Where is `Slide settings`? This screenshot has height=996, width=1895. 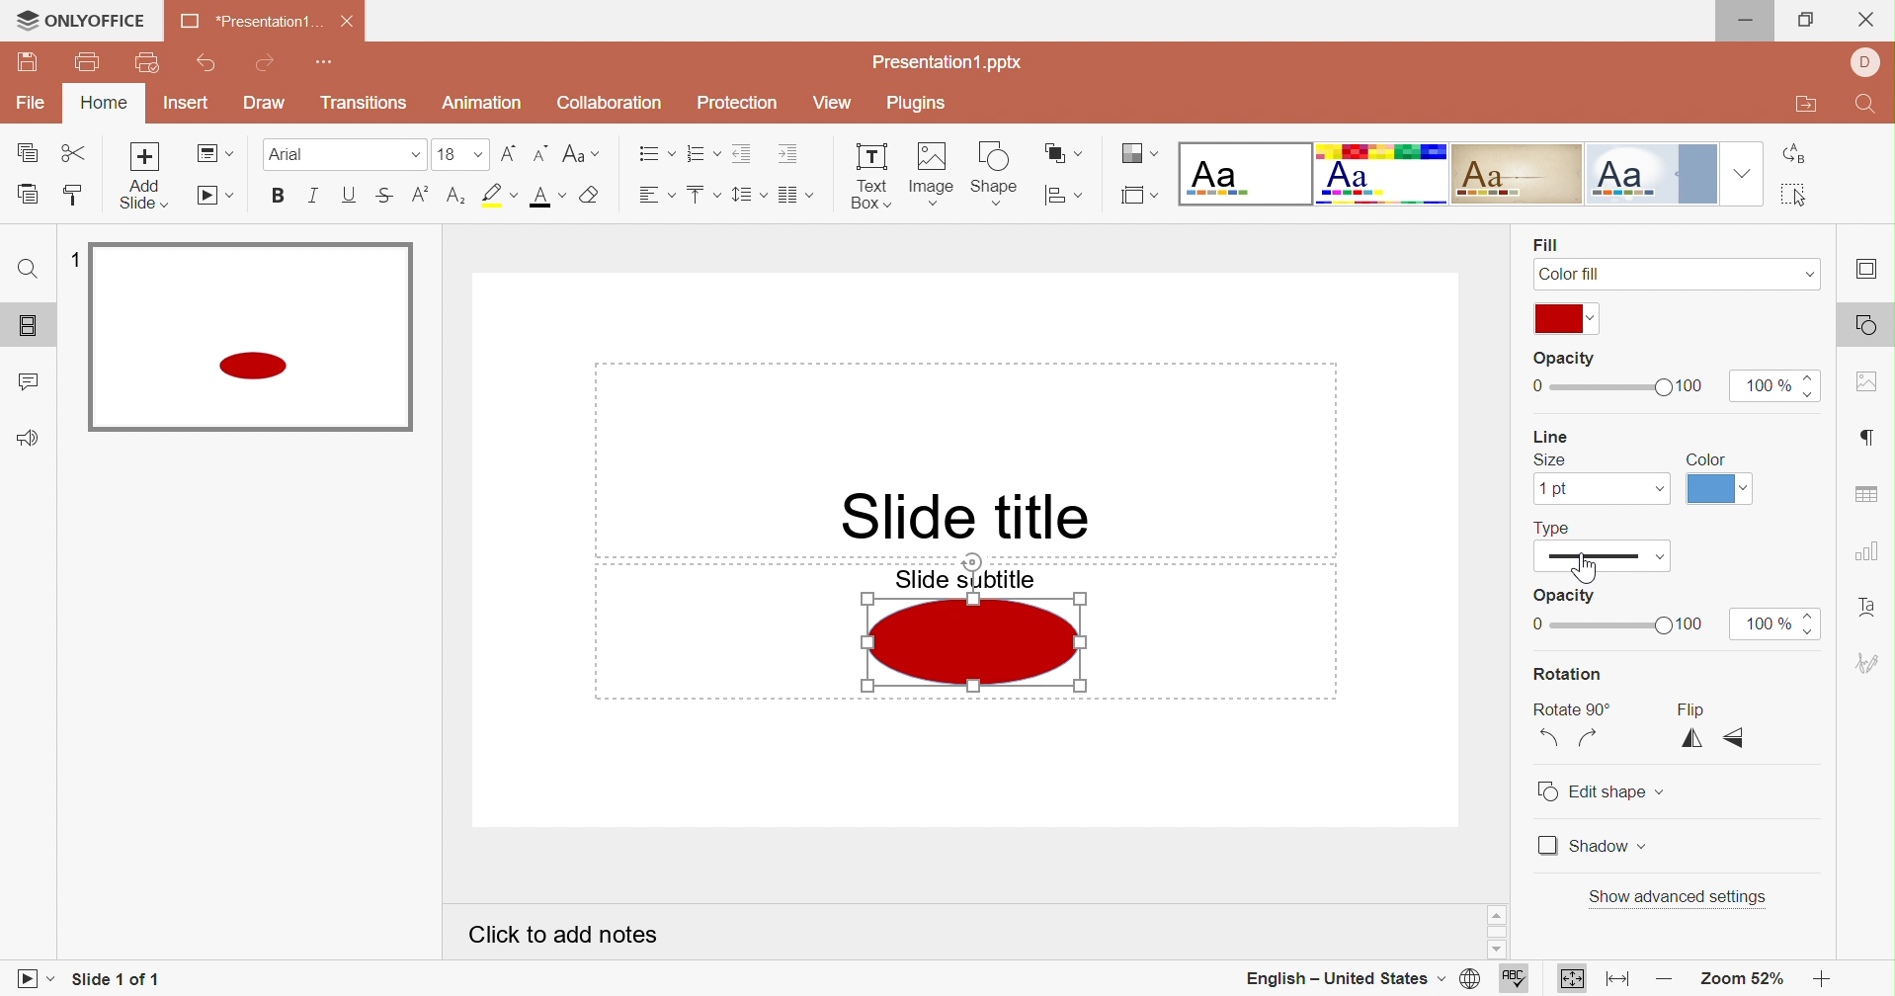
Slide settings is located at coordinates (1868, 270).